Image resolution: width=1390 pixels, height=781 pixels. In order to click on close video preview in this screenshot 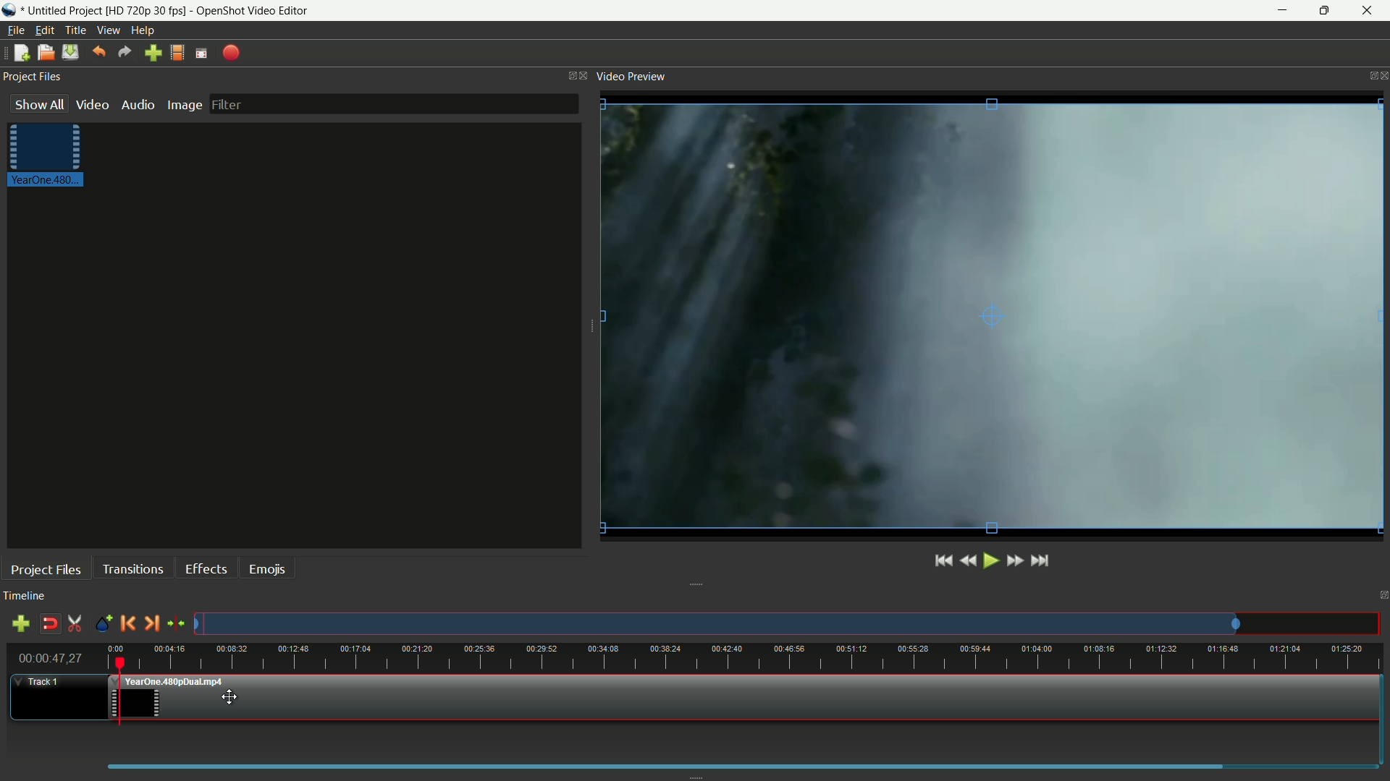, I will do `click(1381, 73)`.